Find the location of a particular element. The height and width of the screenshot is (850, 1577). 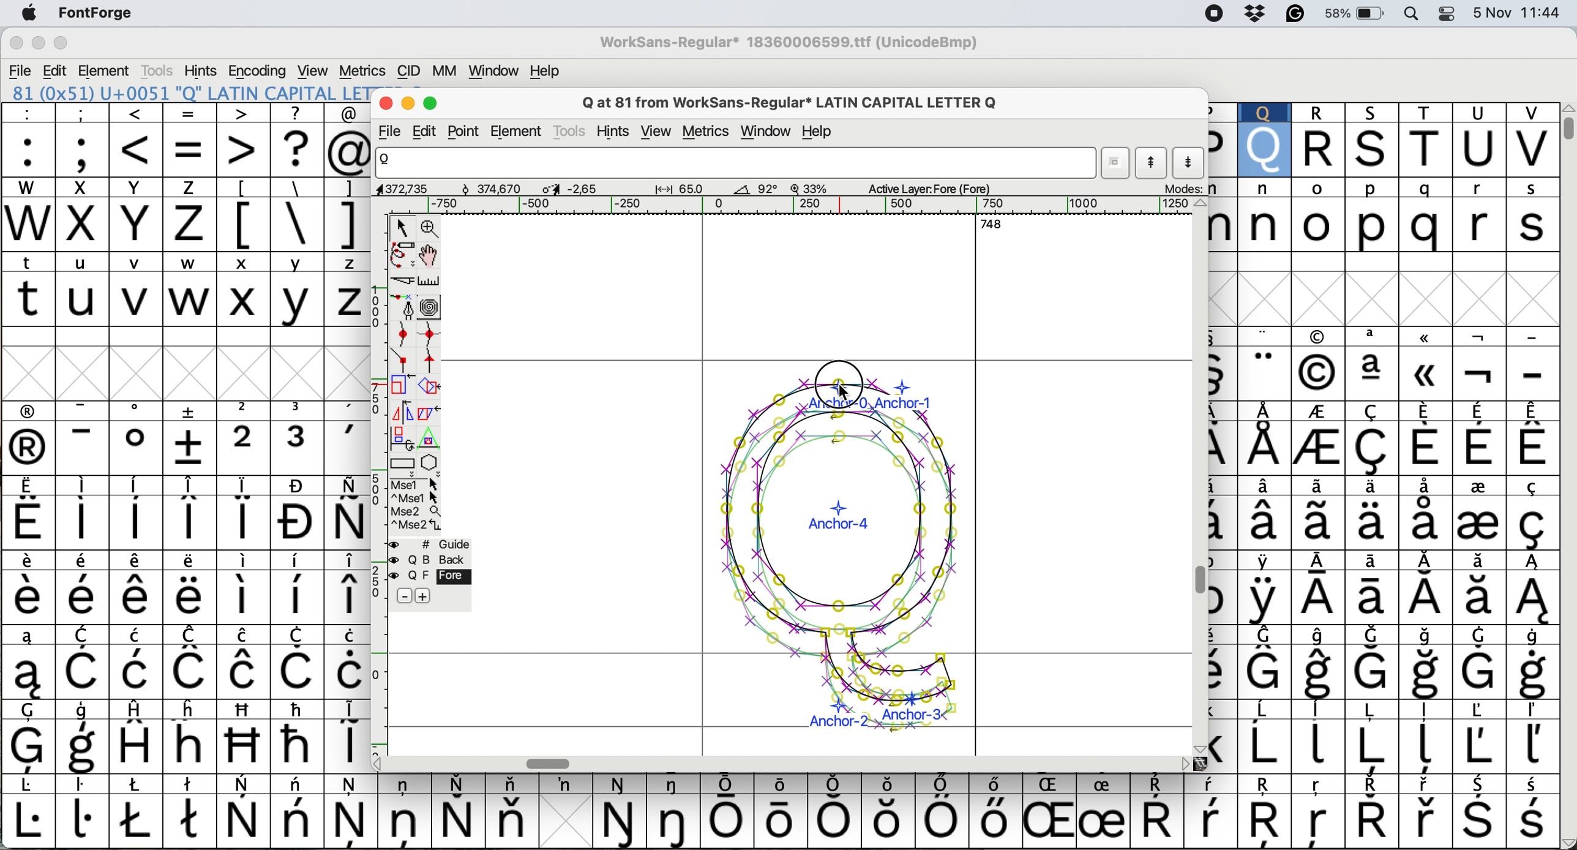

special characters is located at coordinates (777, 816).